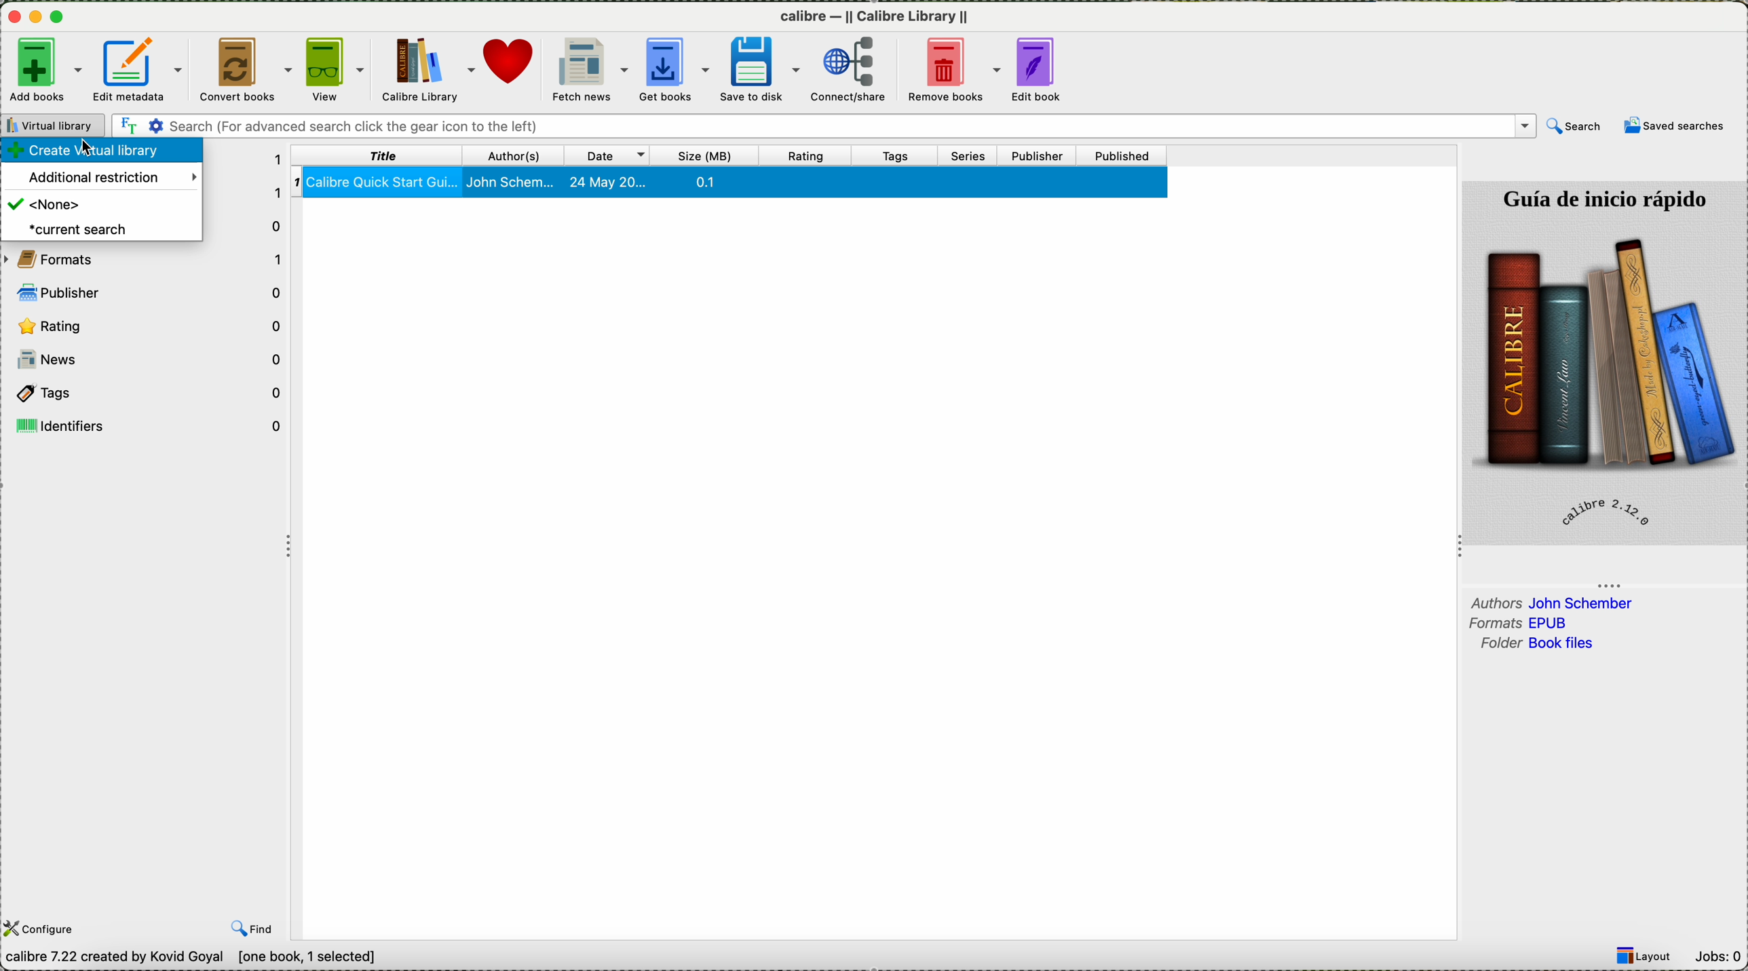  Describe the element at coordinates (43, 928) in the screenshot. I see `configure` at that location.